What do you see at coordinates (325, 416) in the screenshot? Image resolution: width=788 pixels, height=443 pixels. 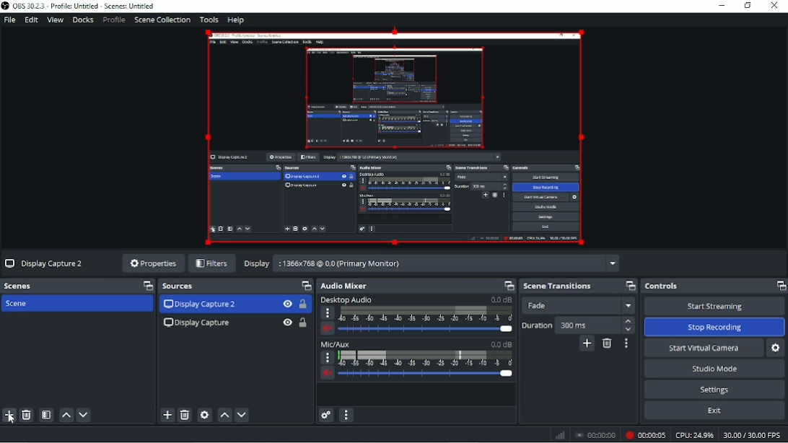 I see `Advanced audio properties` at bounding box center [325, 416].